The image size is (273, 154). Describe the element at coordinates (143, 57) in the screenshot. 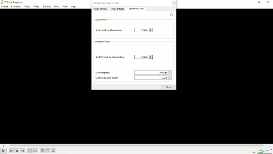

I see `0.000 s` at that location.